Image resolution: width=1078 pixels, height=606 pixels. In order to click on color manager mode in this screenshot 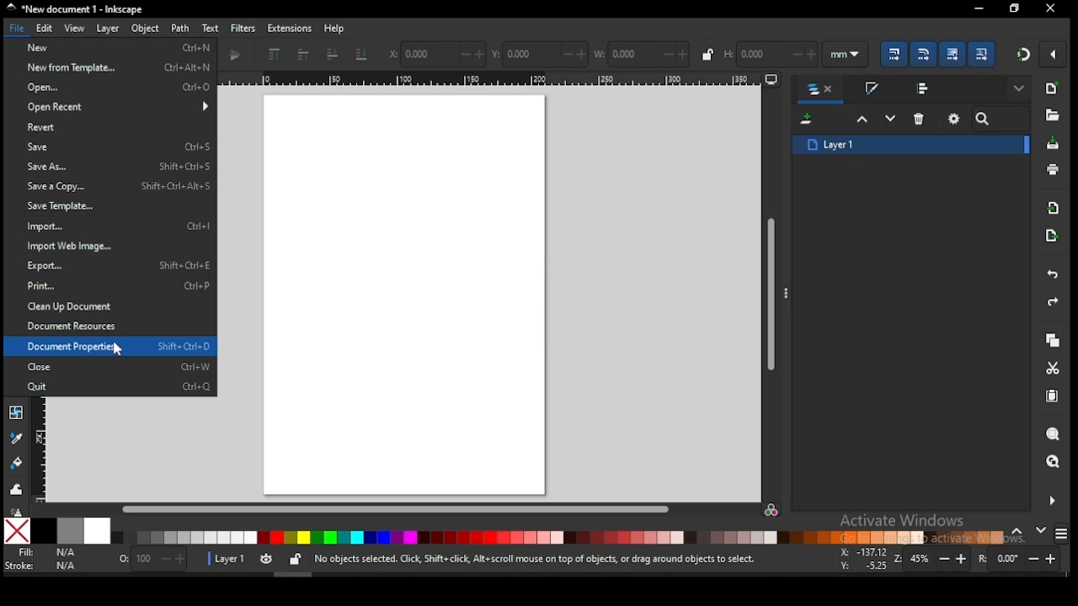, I will do `click(772, 511)`.